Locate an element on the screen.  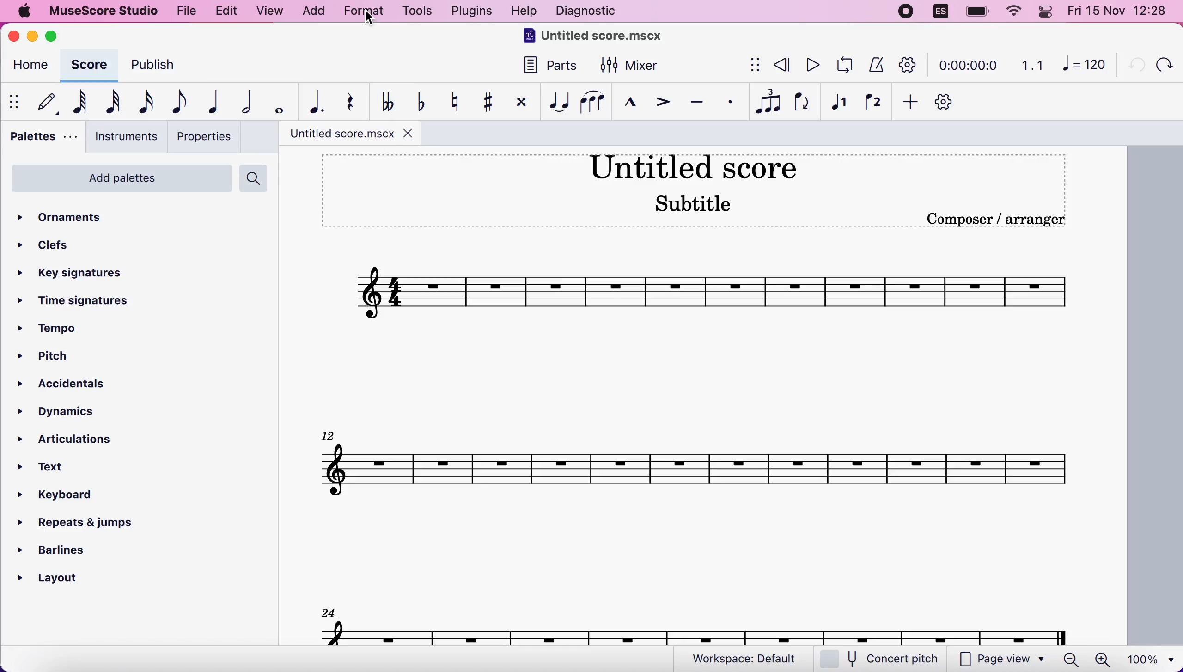
toggle double sharp is located at coordinates (520, 104).